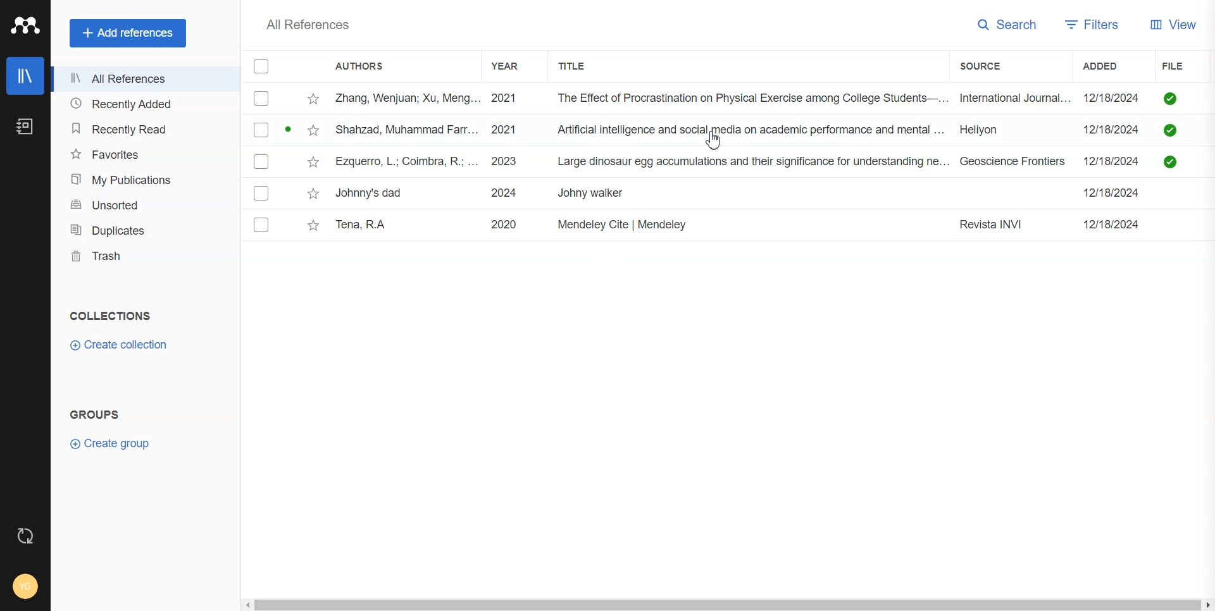 This screenshot has width=1215, height=611. I want to click on File, so click(1181, 65).